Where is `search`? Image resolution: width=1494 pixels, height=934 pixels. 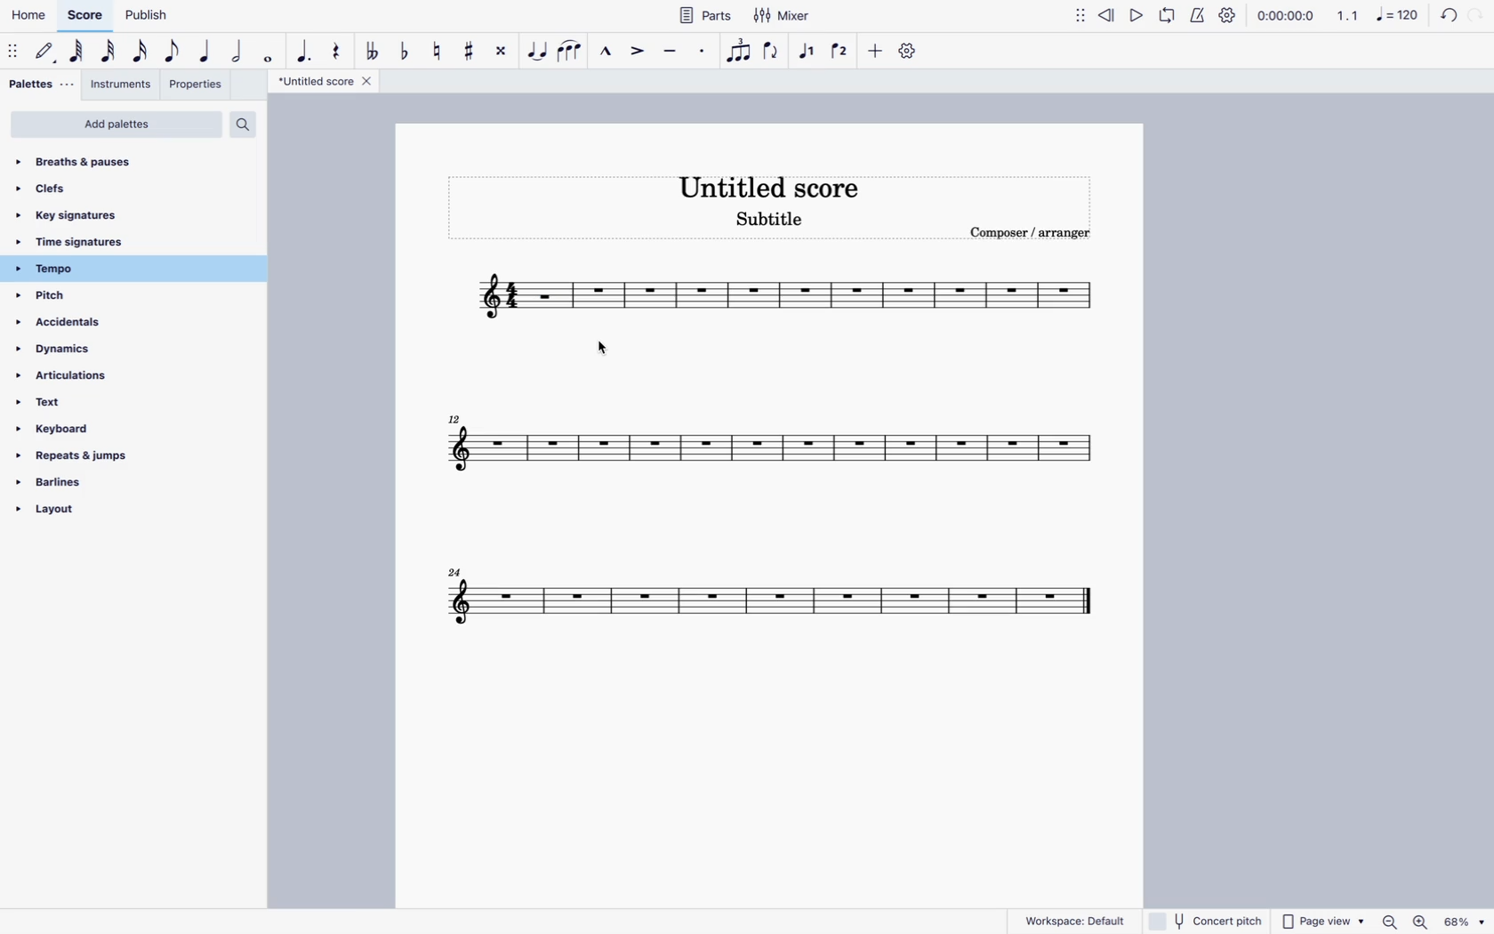 search is located at coordinates (248, 126).